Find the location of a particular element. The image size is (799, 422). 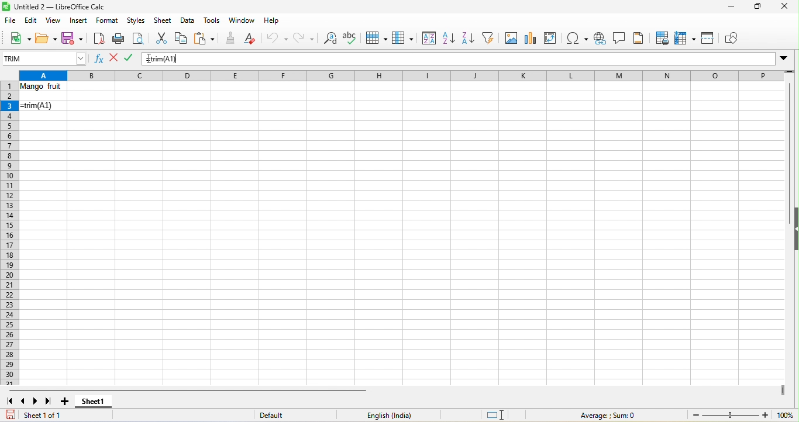

scroll to last sheet is located at coordinates (49, 402).